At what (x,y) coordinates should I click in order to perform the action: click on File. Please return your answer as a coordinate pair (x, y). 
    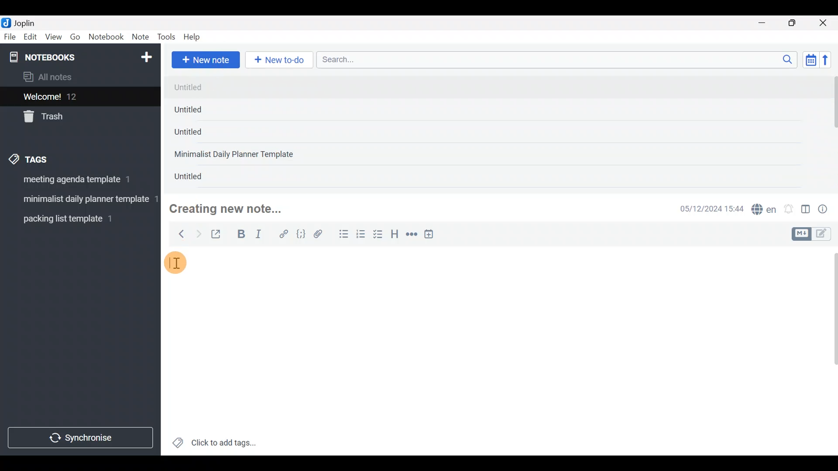
    Looking at the image, I should click on (10, 37).